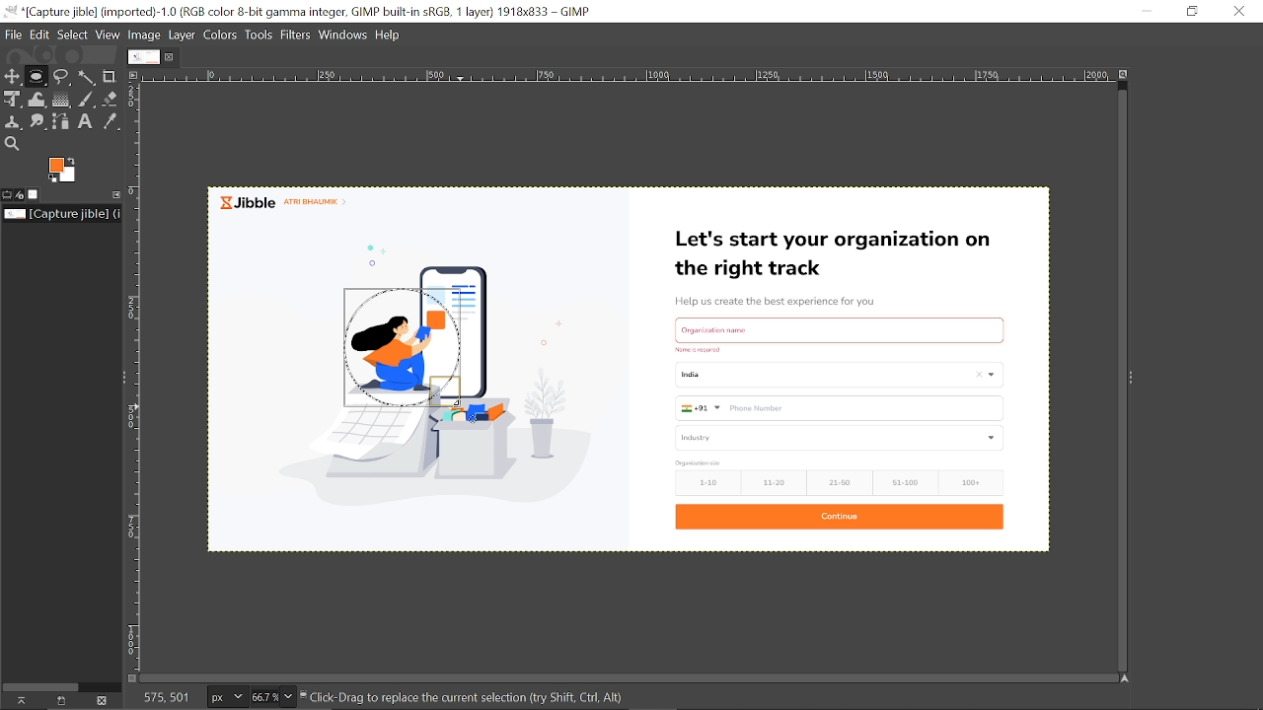  I want to click on Sidebar menu, so click(118, 376).